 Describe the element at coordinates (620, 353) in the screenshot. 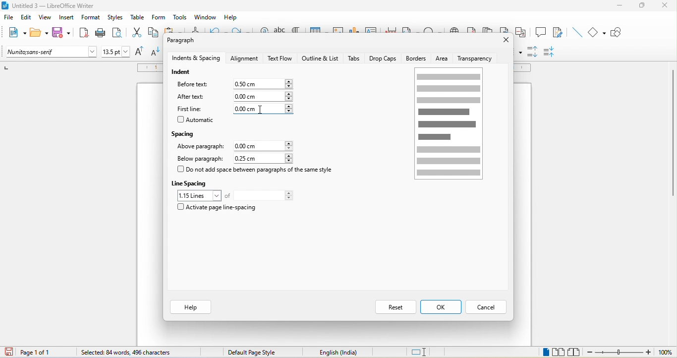

I see `zoom` at that location.